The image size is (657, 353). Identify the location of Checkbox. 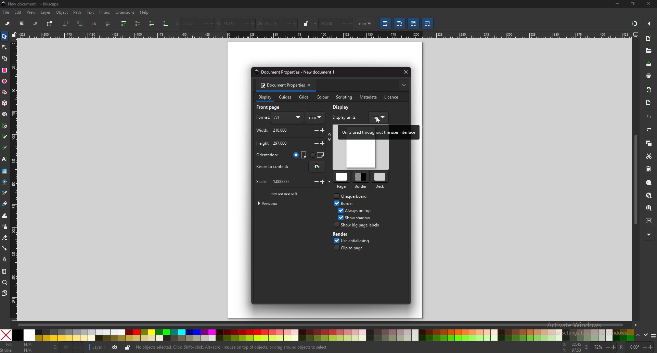
(335, 203).